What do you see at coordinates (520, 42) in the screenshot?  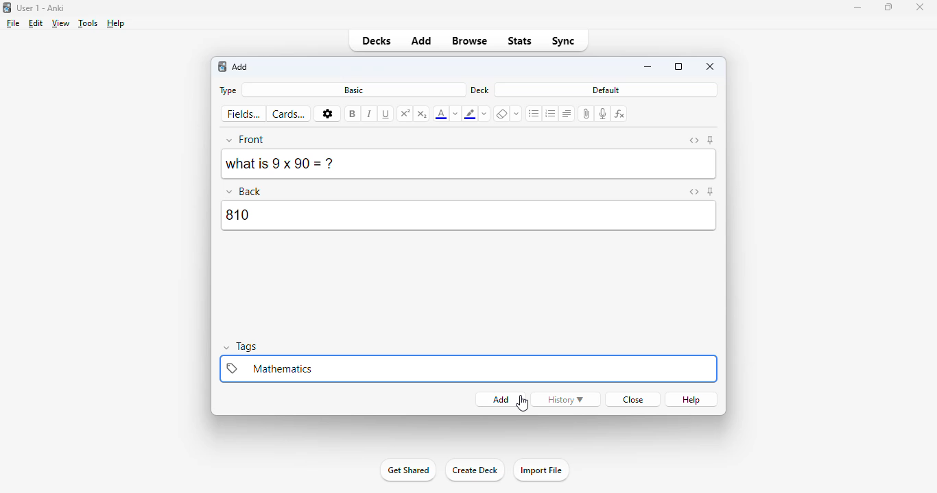 I see `stats` at bounding box center [520, 42].